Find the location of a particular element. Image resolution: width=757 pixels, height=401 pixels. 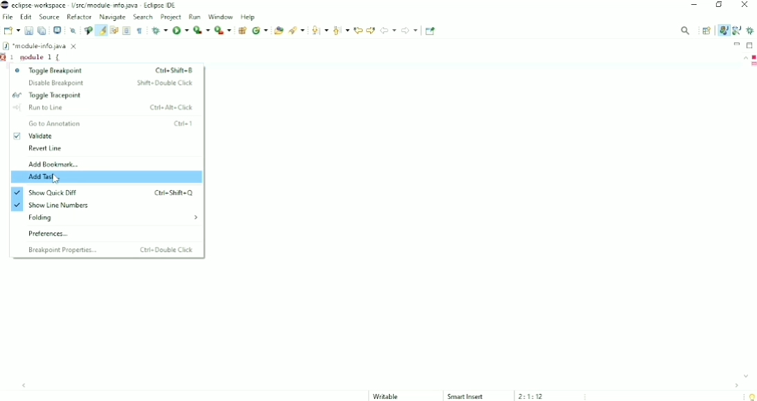

Horizontal scrollbar is located at coordinates (382, 385).